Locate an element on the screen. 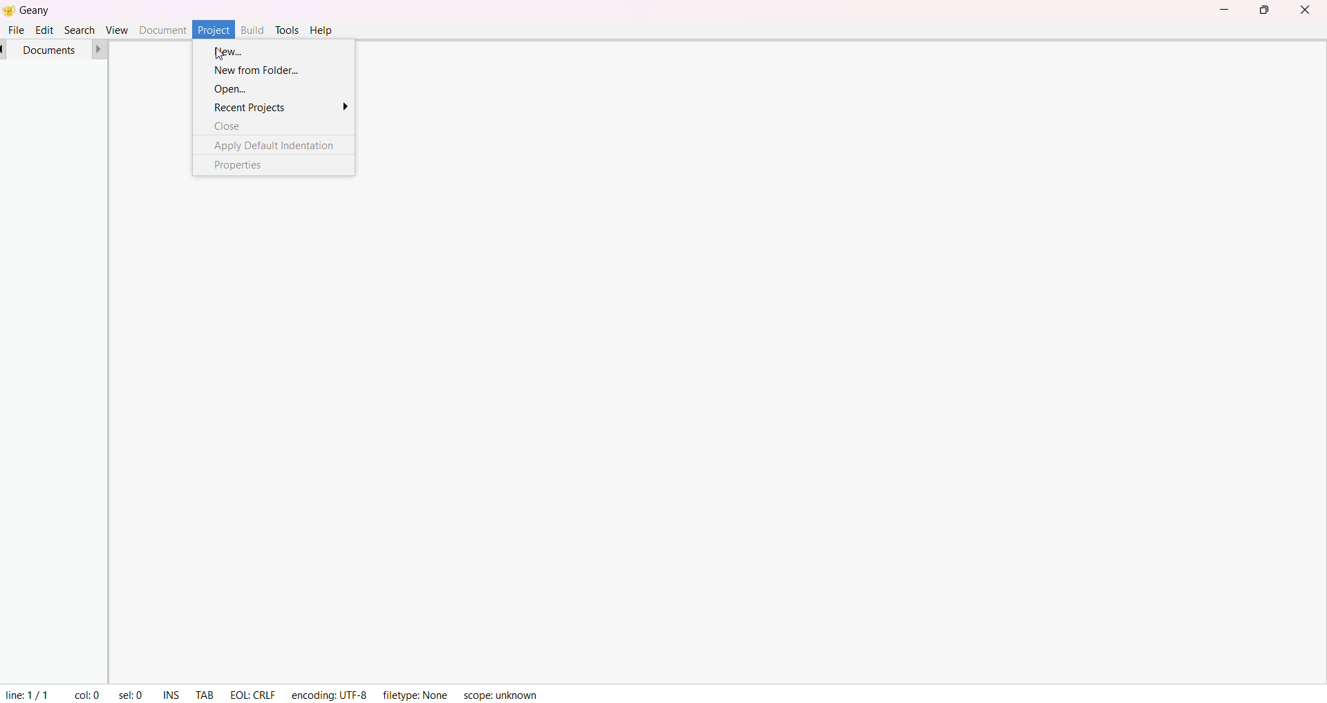 The height and width of the screenshot is (703, 1327). filetype: None is located at coordinates (413, 693).